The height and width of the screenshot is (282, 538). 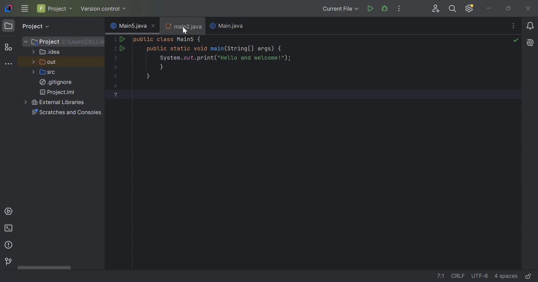 I want to click on Project, so click(x=45, y=42).